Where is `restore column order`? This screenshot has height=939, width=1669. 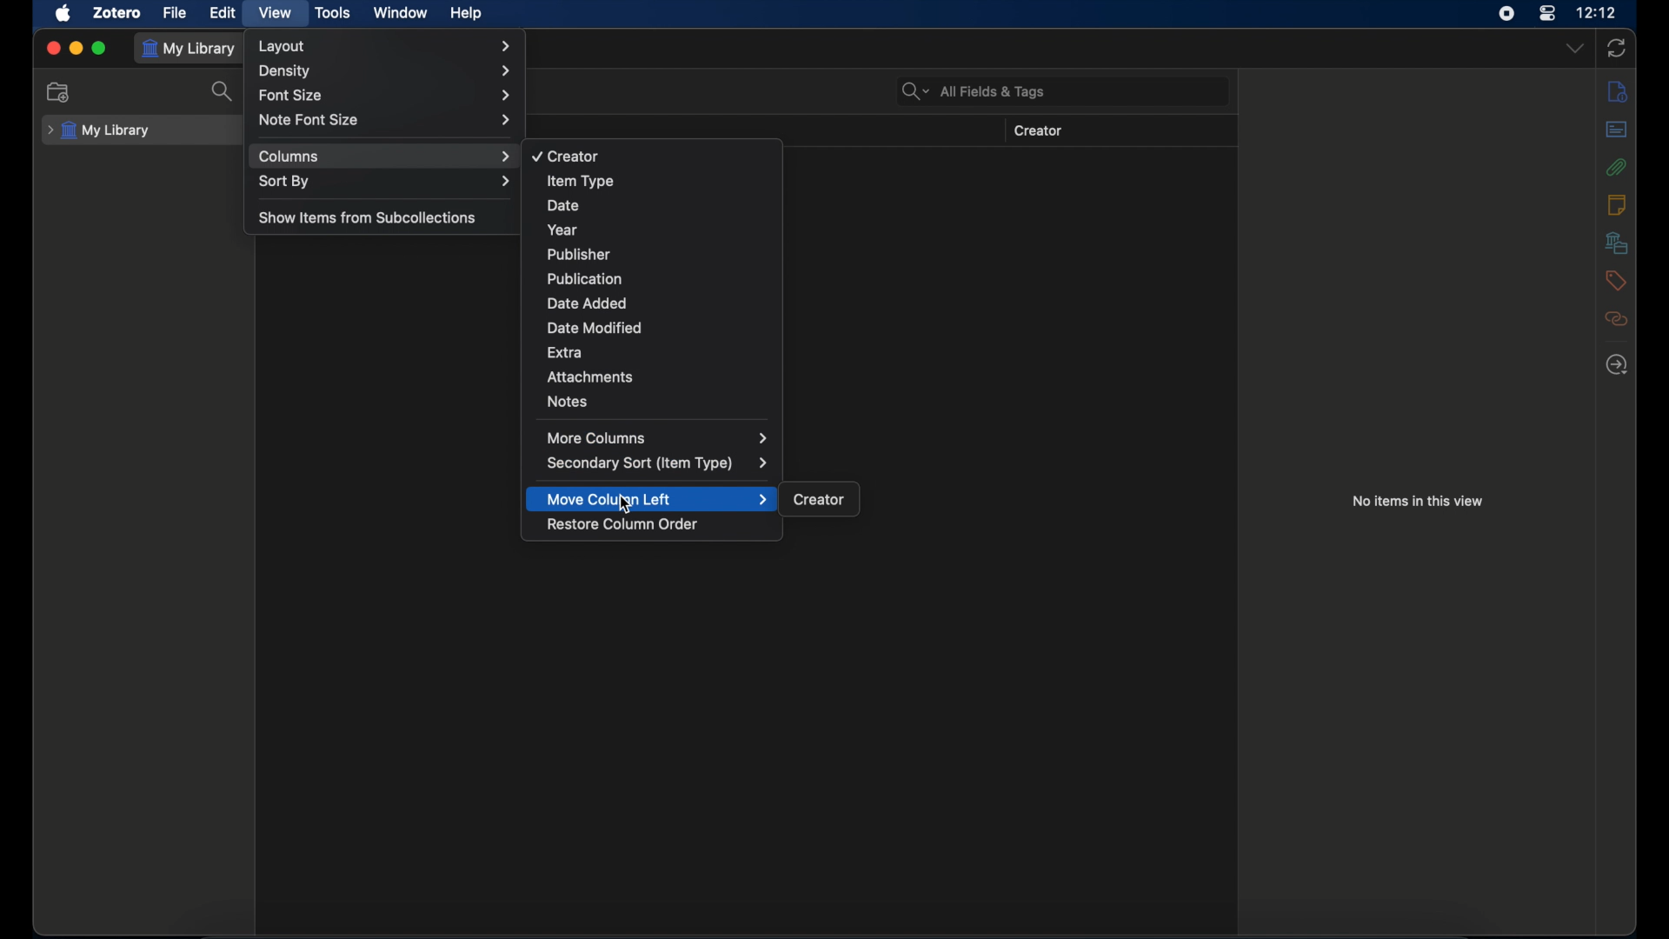 restore column order is located at coordinates (624, 524).